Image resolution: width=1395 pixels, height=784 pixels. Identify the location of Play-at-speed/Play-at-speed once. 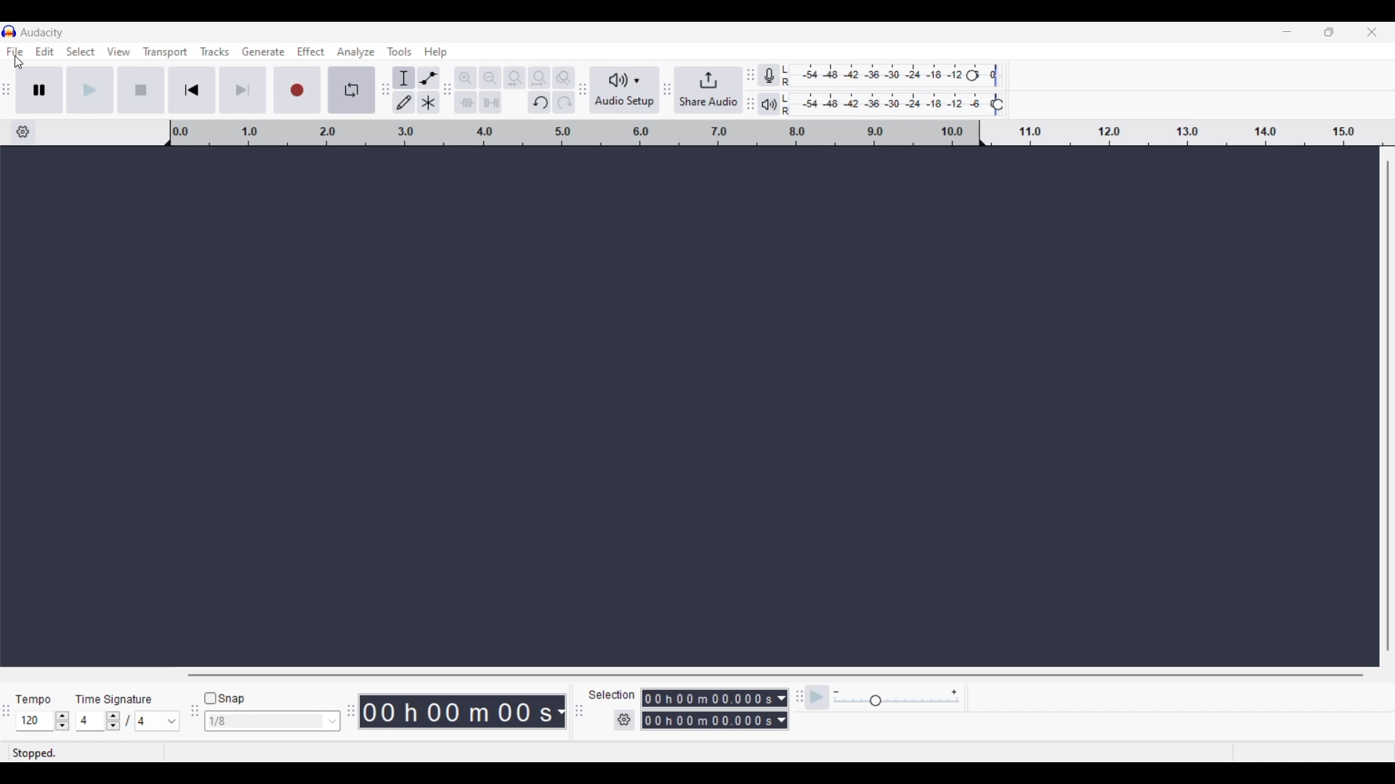
(818, 698).